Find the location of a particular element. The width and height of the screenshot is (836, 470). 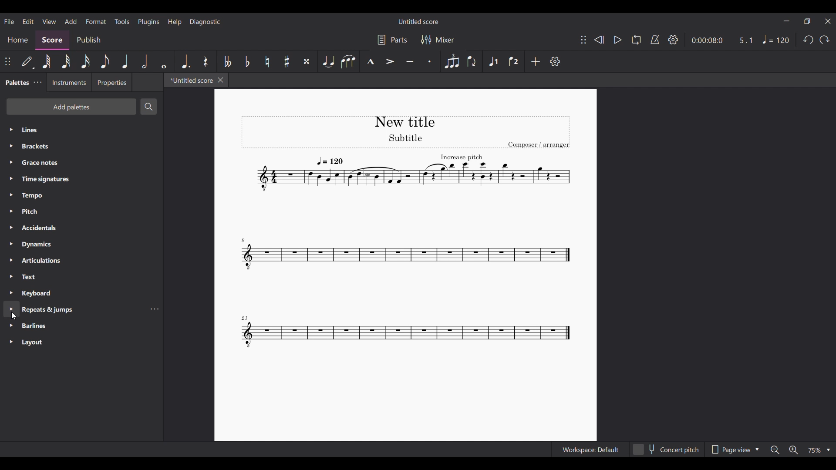

Repeats & jumps highlighted by cursor is located at coordinates (73, 309).